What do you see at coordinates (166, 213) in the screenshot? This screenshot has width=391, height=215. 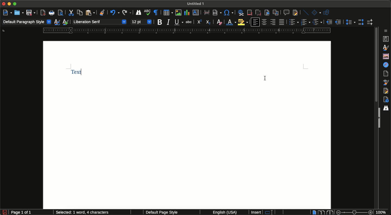 I see `Default page style` at bounding box center [166, 213].